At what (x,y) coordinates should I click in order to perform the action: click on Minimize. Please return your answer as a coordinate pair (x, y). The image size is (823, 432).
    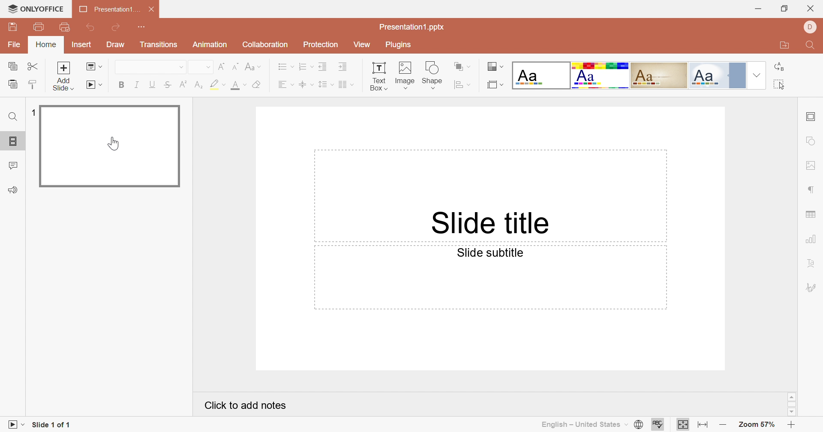
    Looking at the image, I should click on (755, 9).